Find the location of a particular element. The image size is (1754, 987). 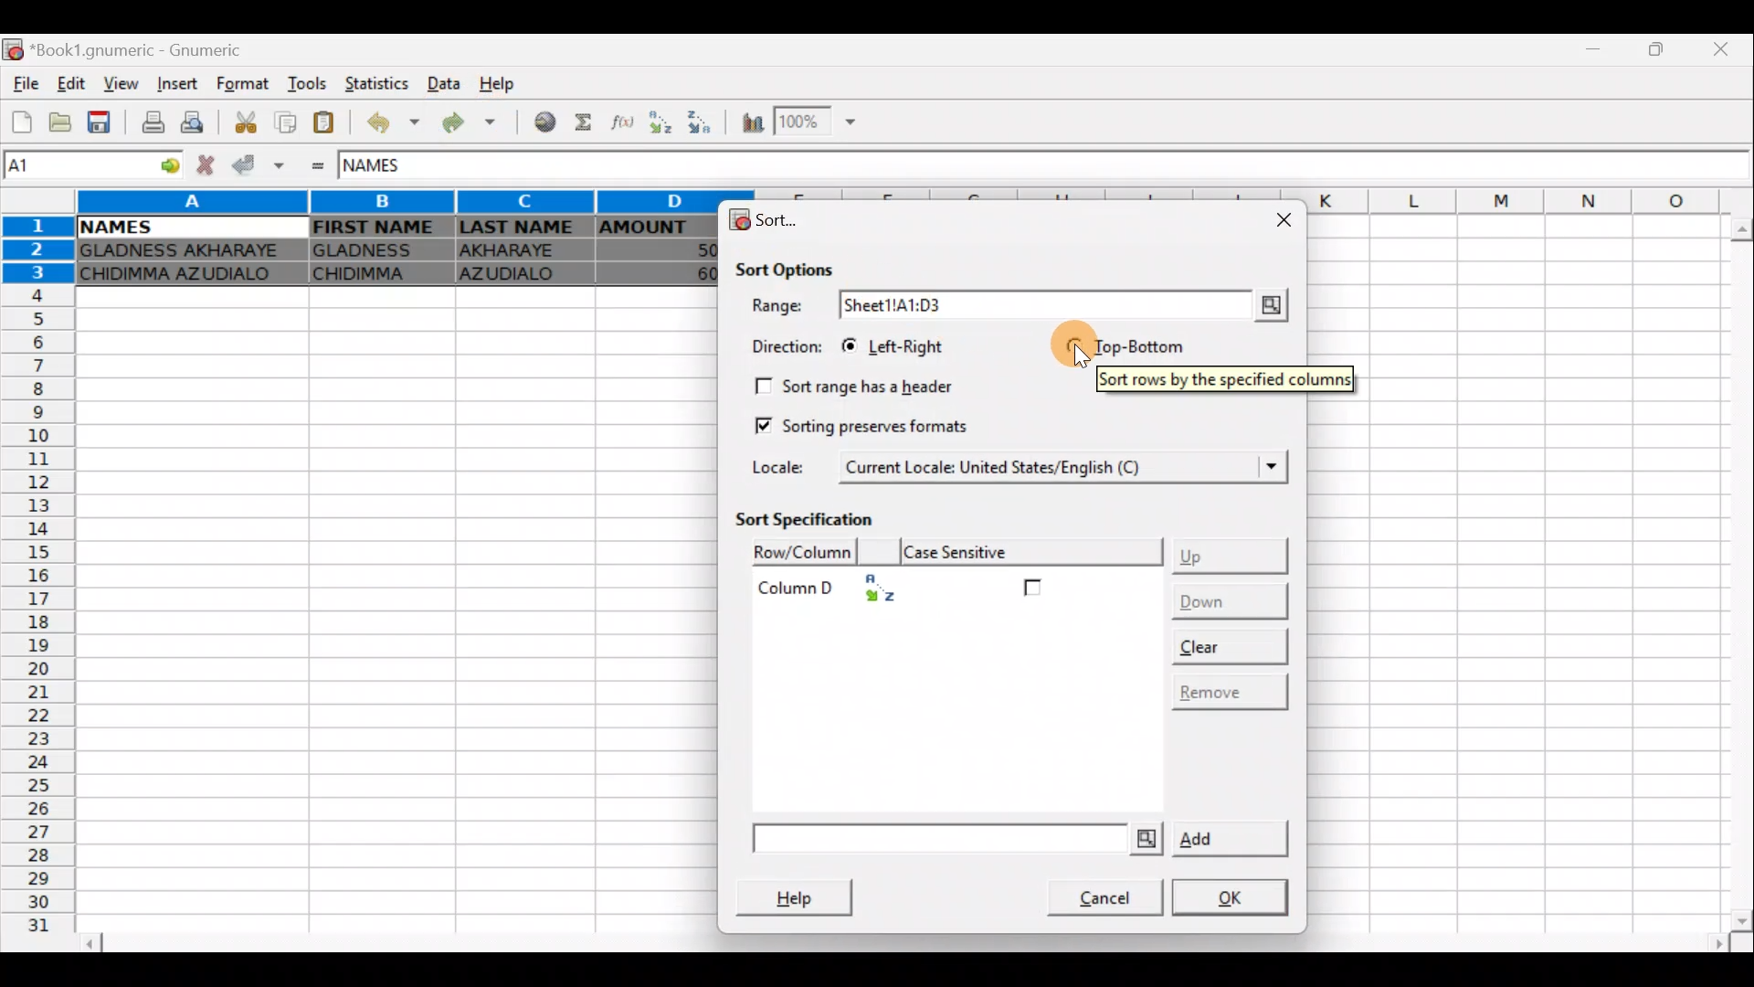

Accept change is located at coordinates (256, 165).